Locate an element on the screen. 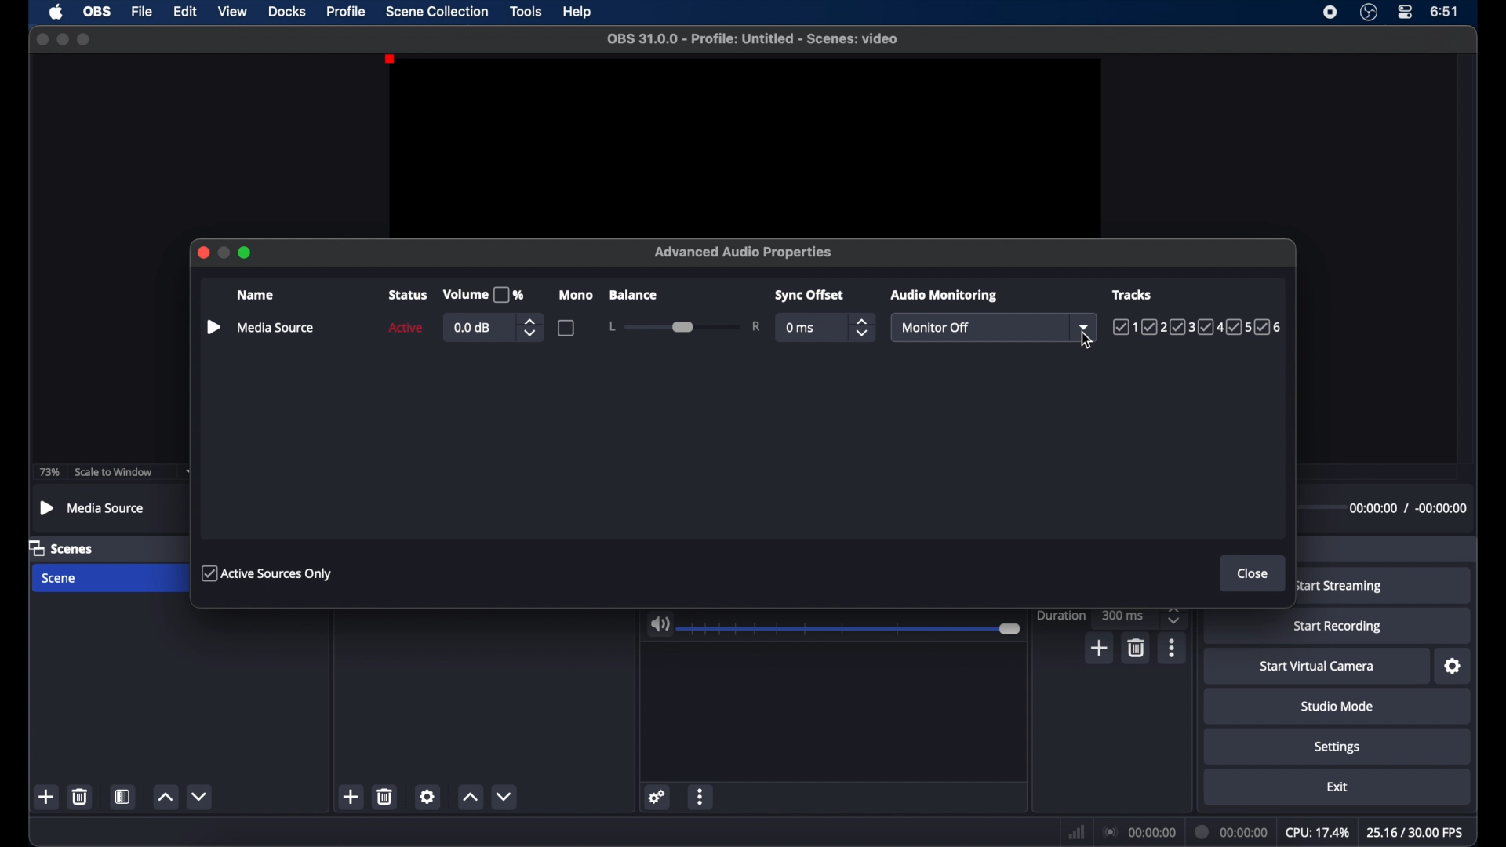 The image size is (1506, 847). advanced audio properties is located at coordinates (744, 253).